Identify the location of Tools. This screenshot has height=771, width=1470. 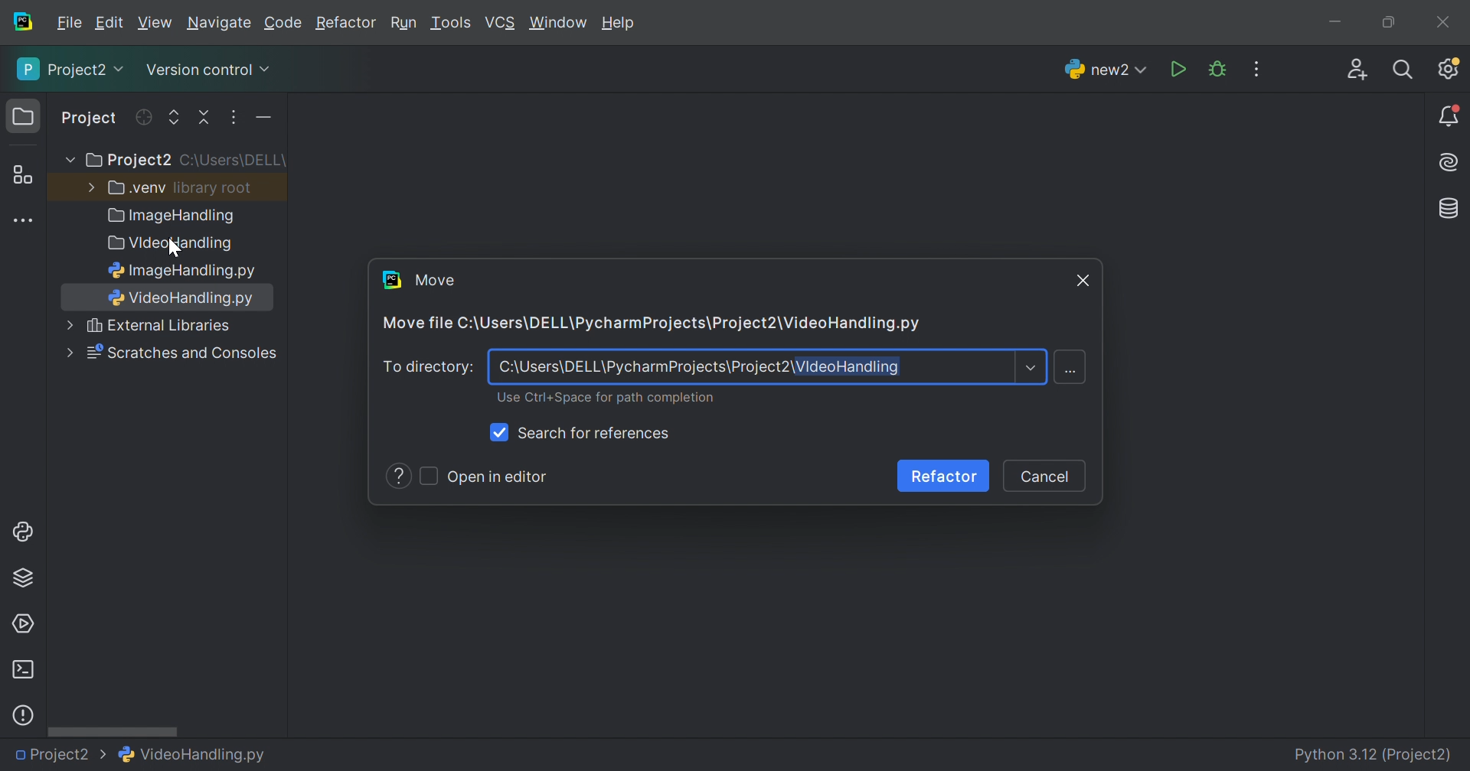
(449, 23).